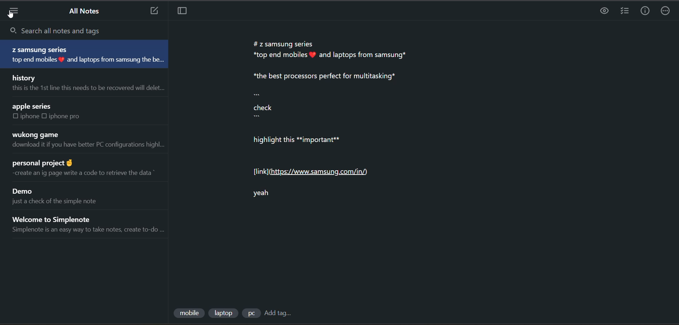 The height and width of the screenshot is (325, 679). What do you see at coordinates (623, 11) in the screenshot?
I see `insert checklist` at bounding box center [623, 11].